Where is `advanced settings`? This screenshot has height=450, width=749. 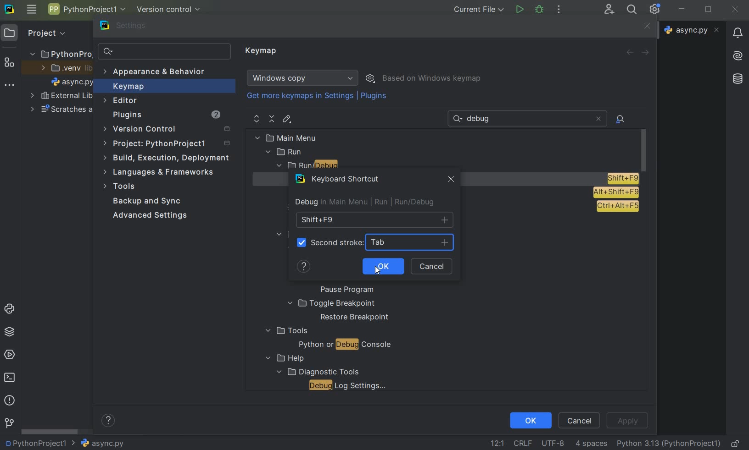
advanced settings is located at coordinates (148, 215).